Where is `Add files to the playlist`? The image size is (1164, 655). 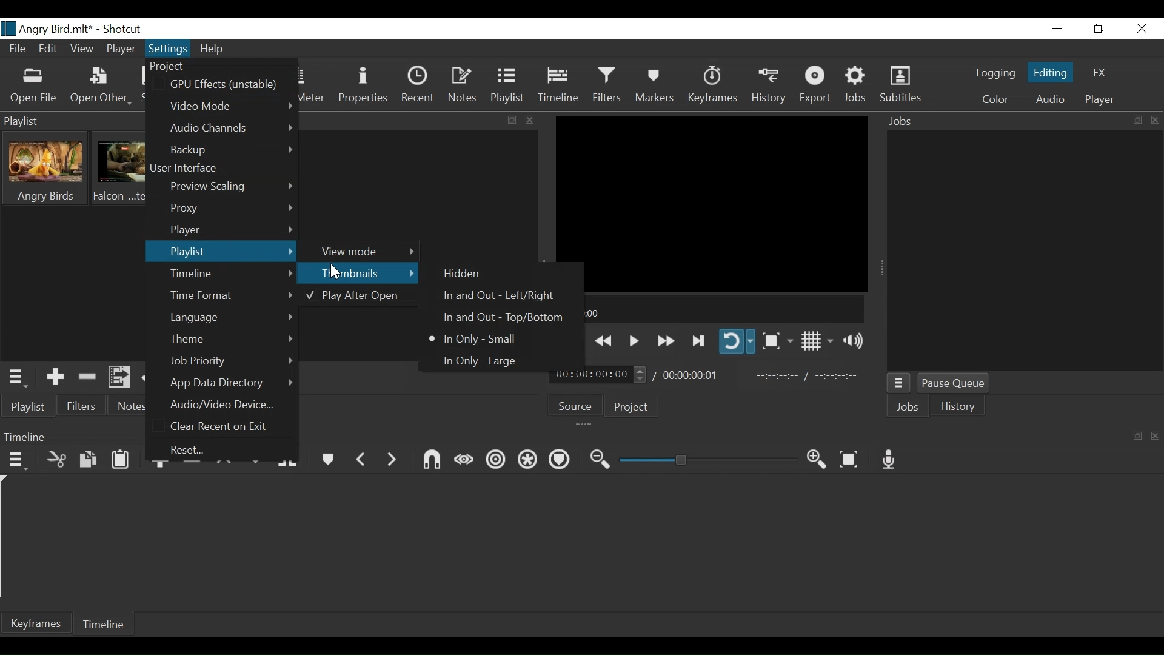 Add files to the playlist is located at coordinates (119, 377).